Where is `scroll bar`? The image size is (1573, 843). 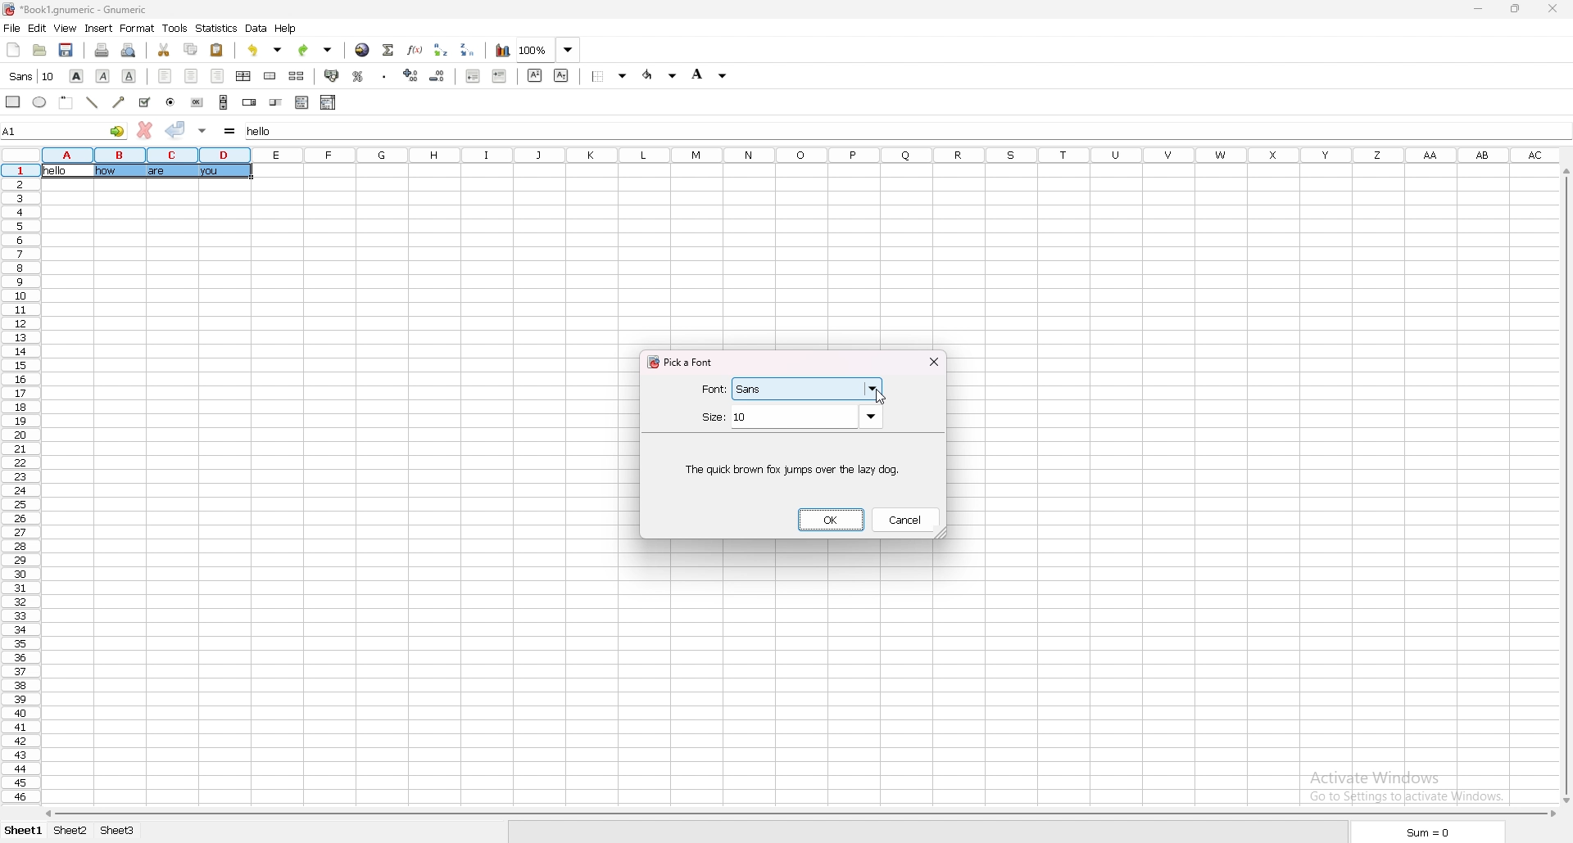 scroll bar is located at coordinates (798, 814).